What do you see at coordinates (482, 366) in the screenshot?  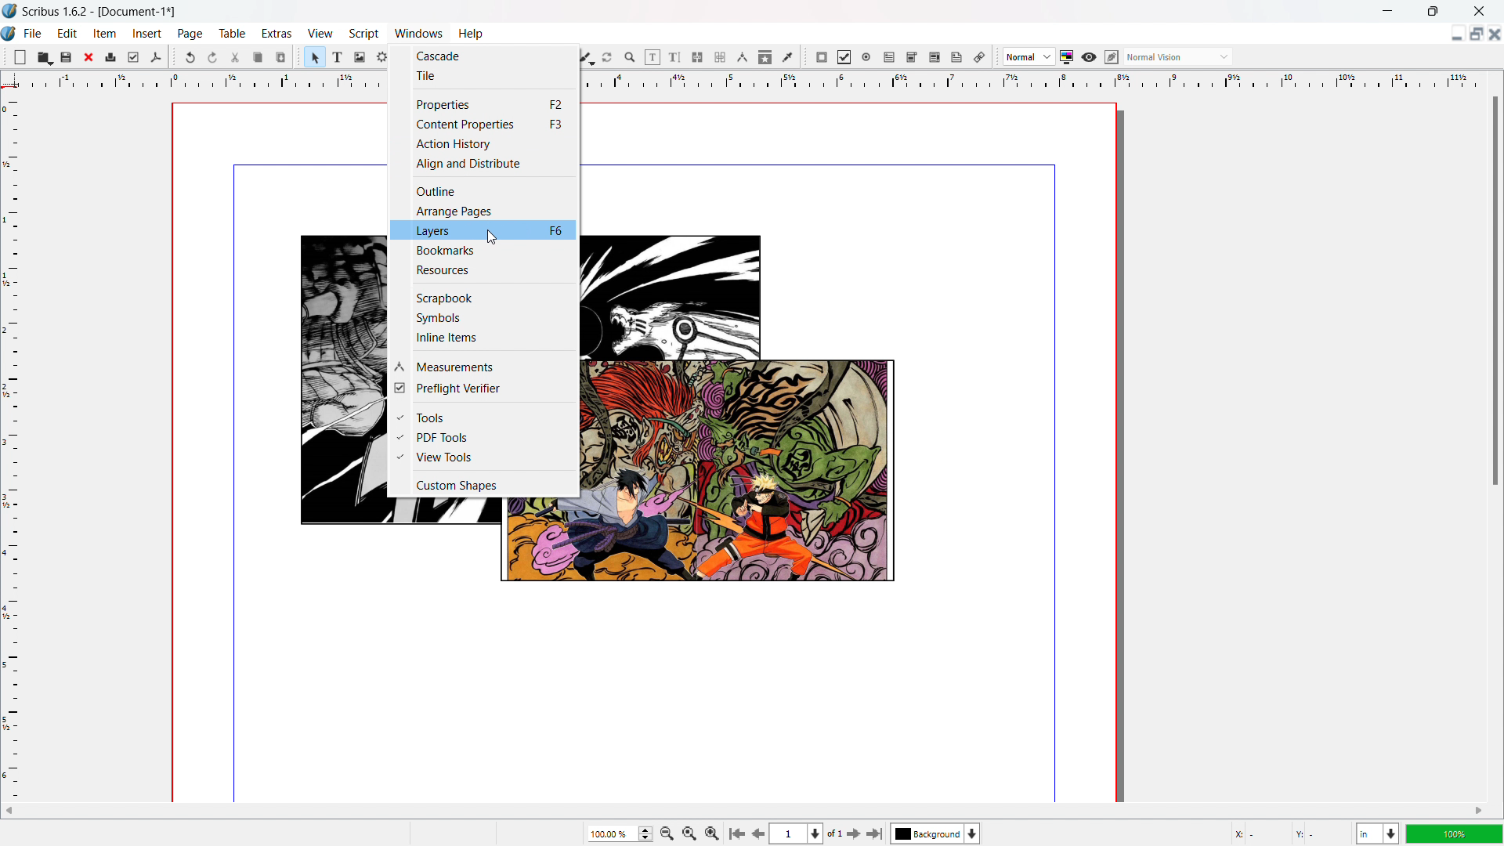 I see `measurements` at bounding box center [482, 366].